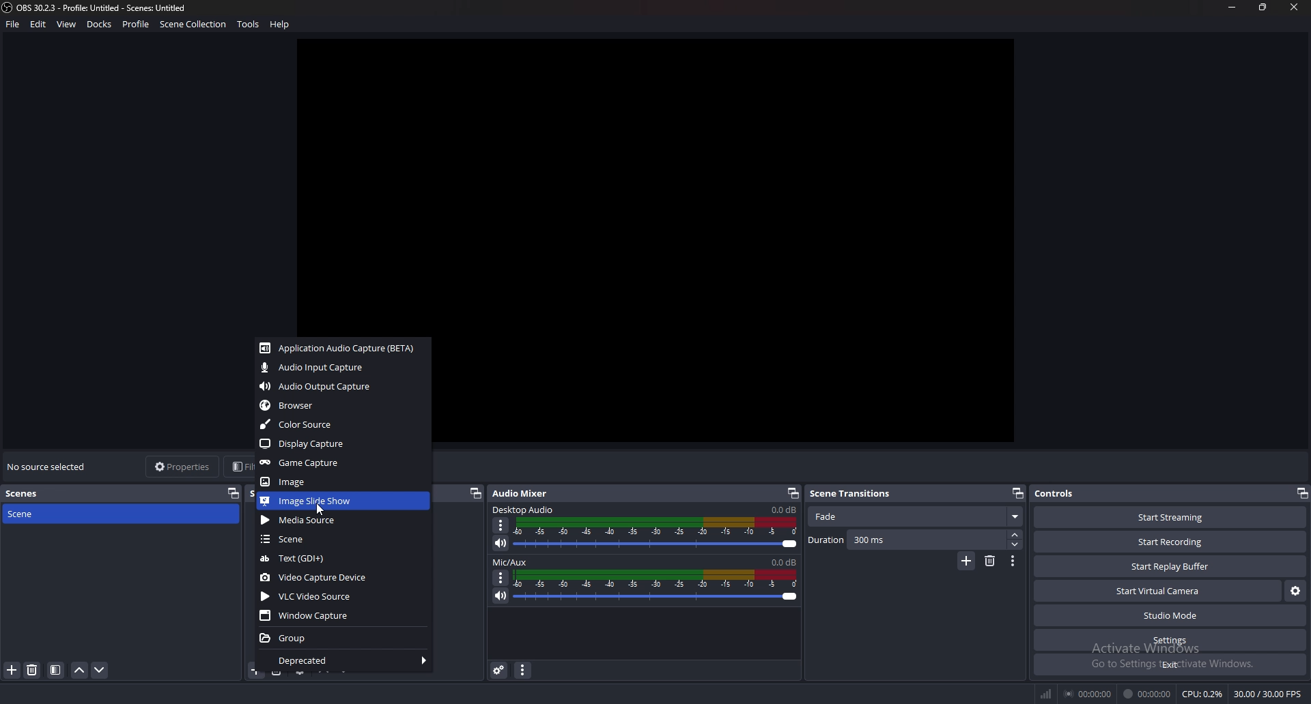  Describe the element at coordinates (737, 235) in the screenshot. I see `all good` at that location.